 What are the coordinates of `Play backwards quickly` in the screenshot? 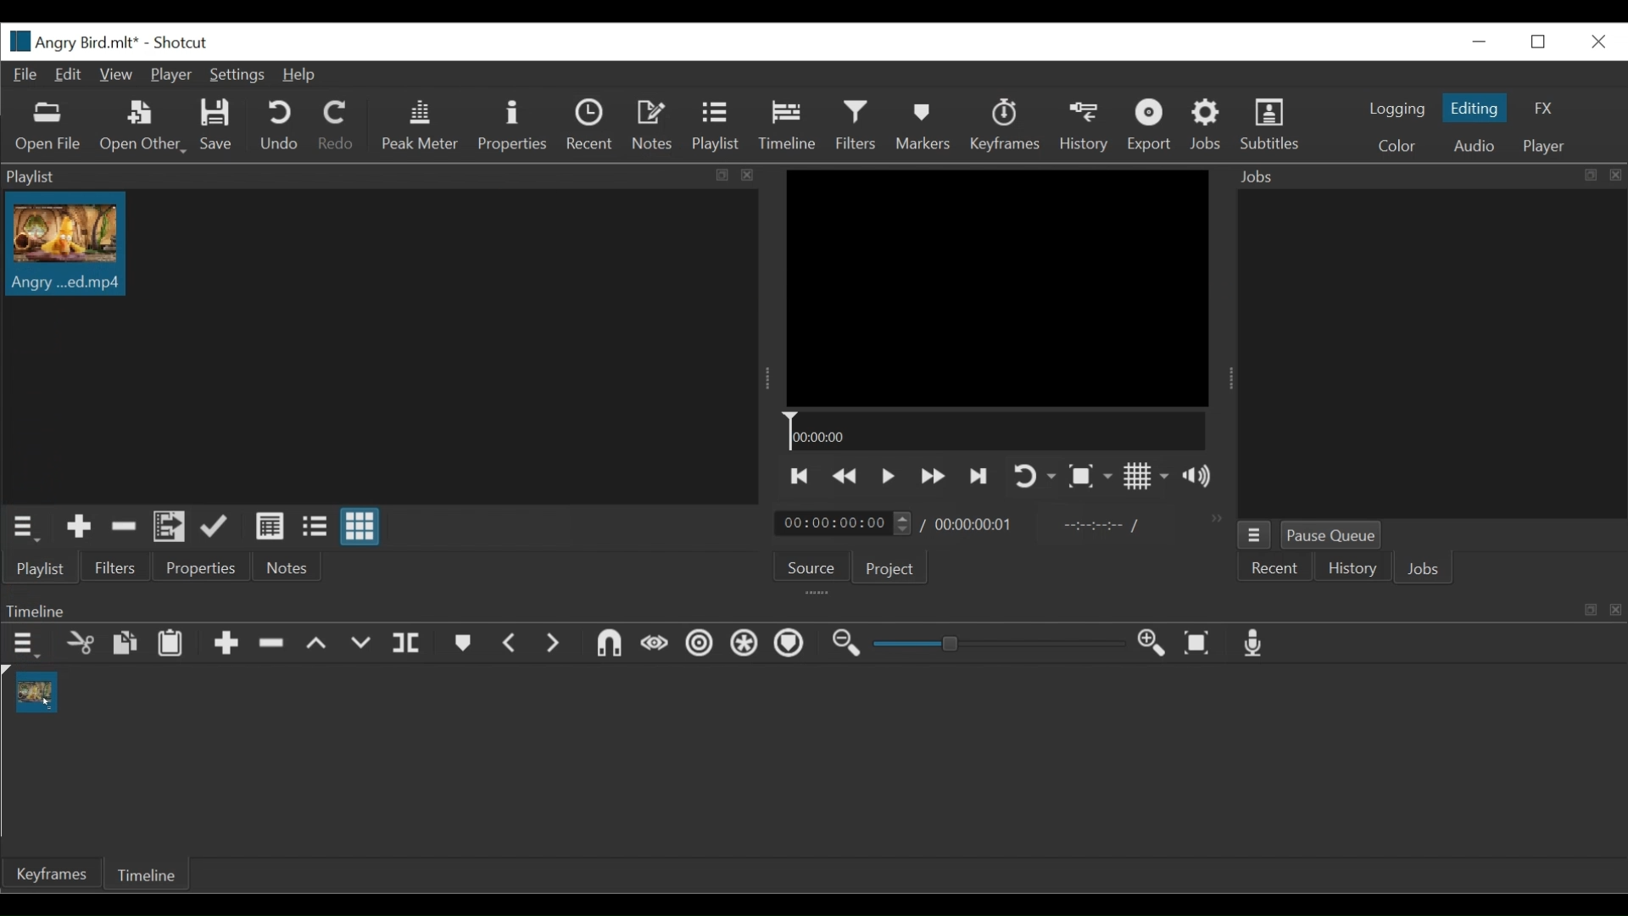 It's located at (846, 477).